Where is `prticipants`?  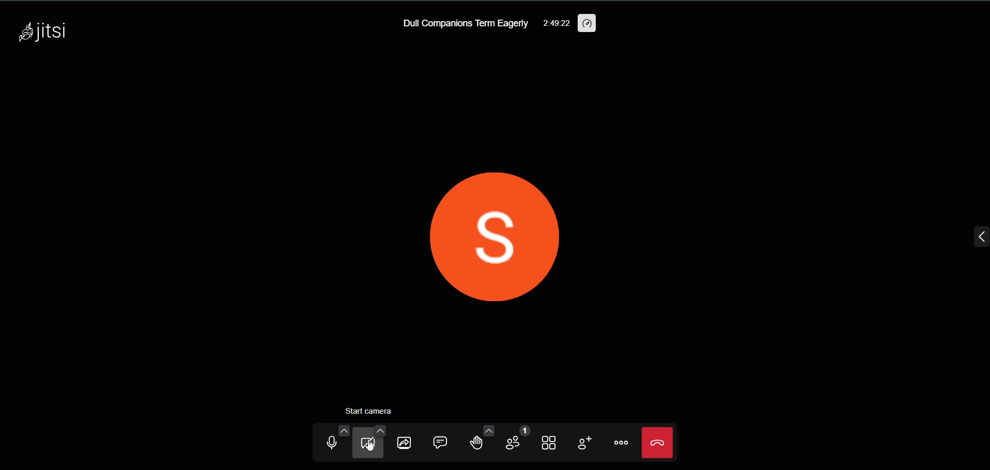 prticipants is located at coordinates (512, 440).